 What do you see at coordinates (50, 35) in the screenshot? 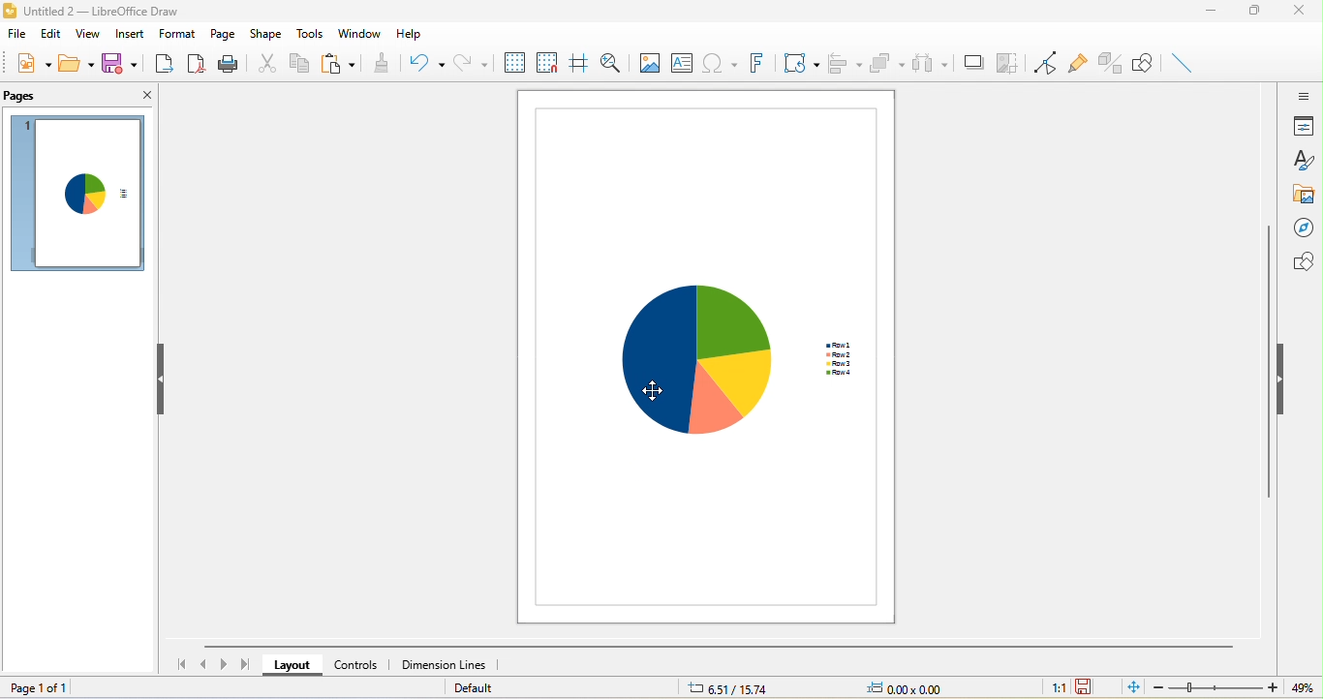
I see `edit` at bounding box center [50, 35].